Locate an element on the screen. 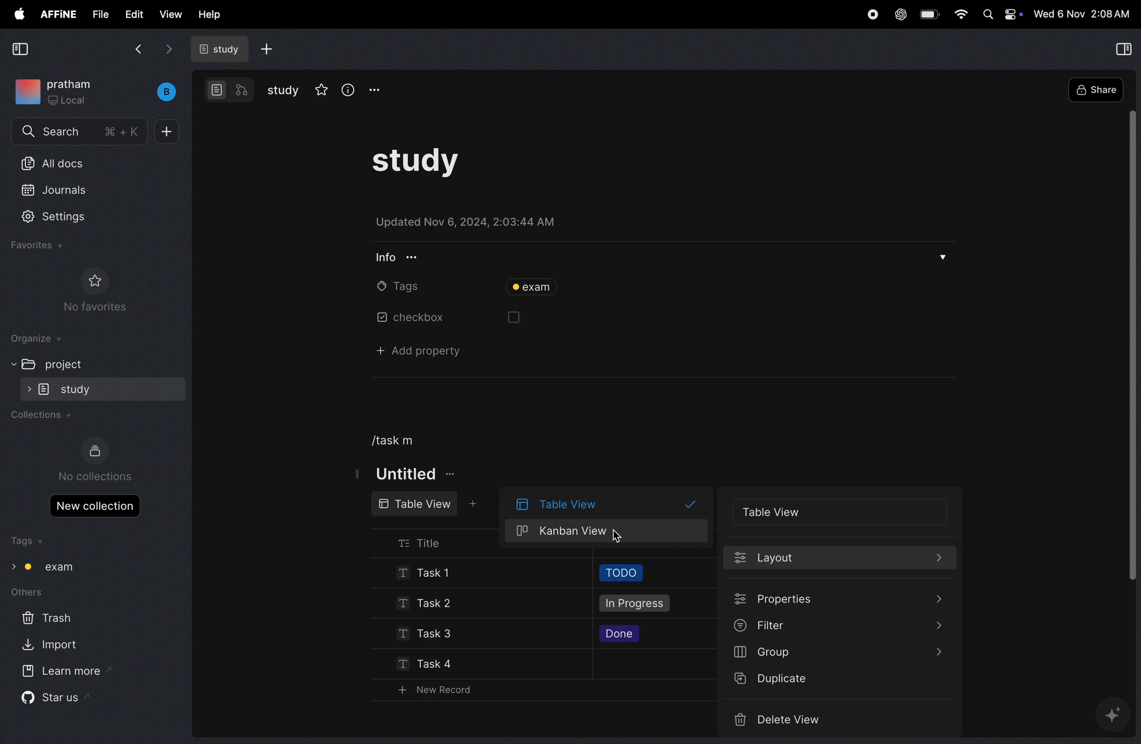 This screenshot has width=1141, height=744. affine is located at coordinates (58, 14).